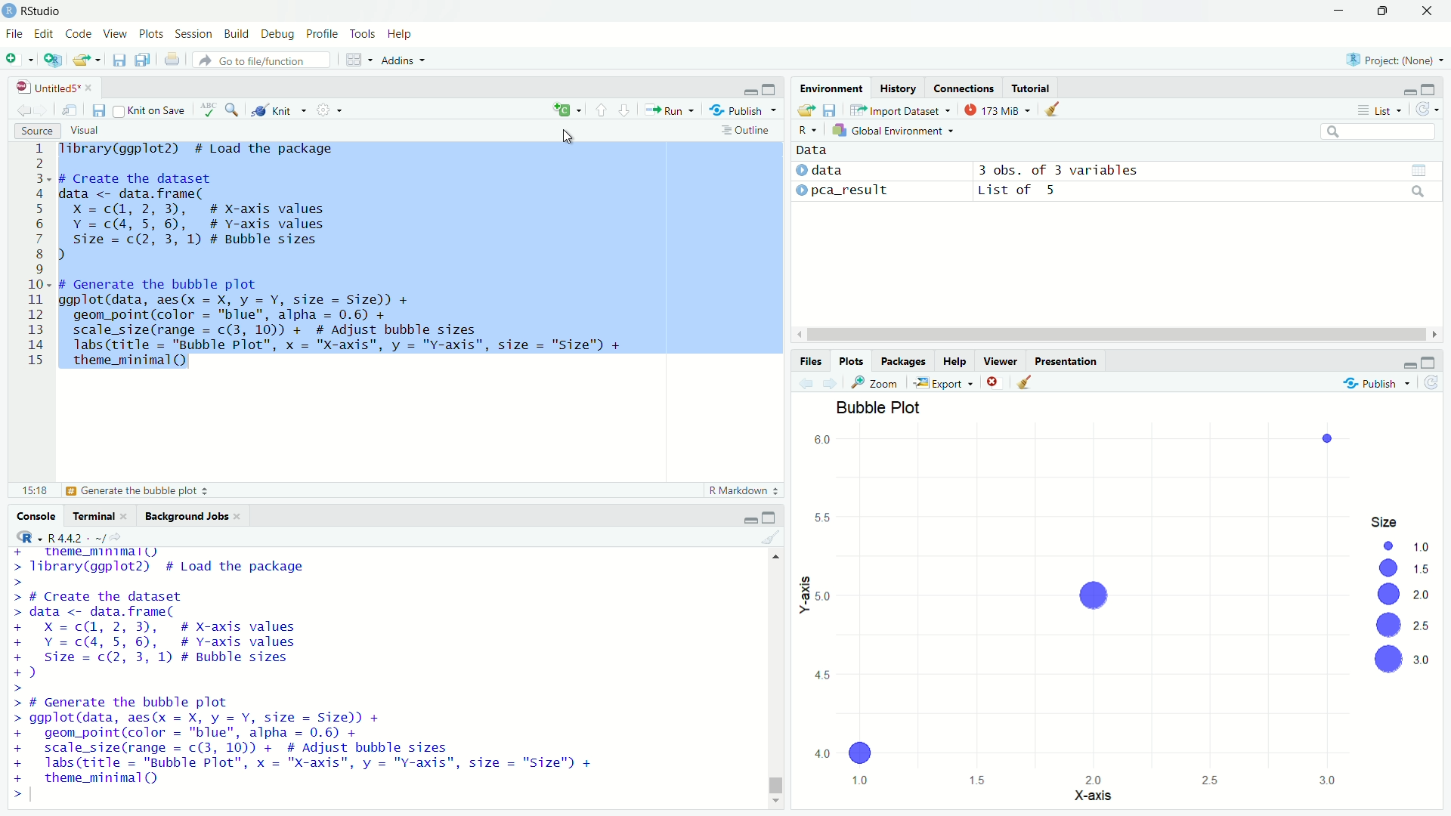  I want to click on Run, so click(669, 109).